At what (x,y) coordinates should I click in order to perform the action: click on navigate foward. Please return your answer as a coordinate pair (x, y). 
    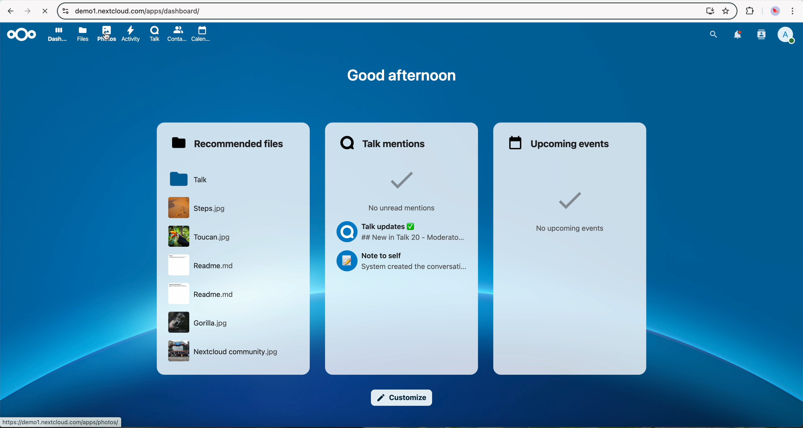
    Looking at the image, I should click on (26, 11).